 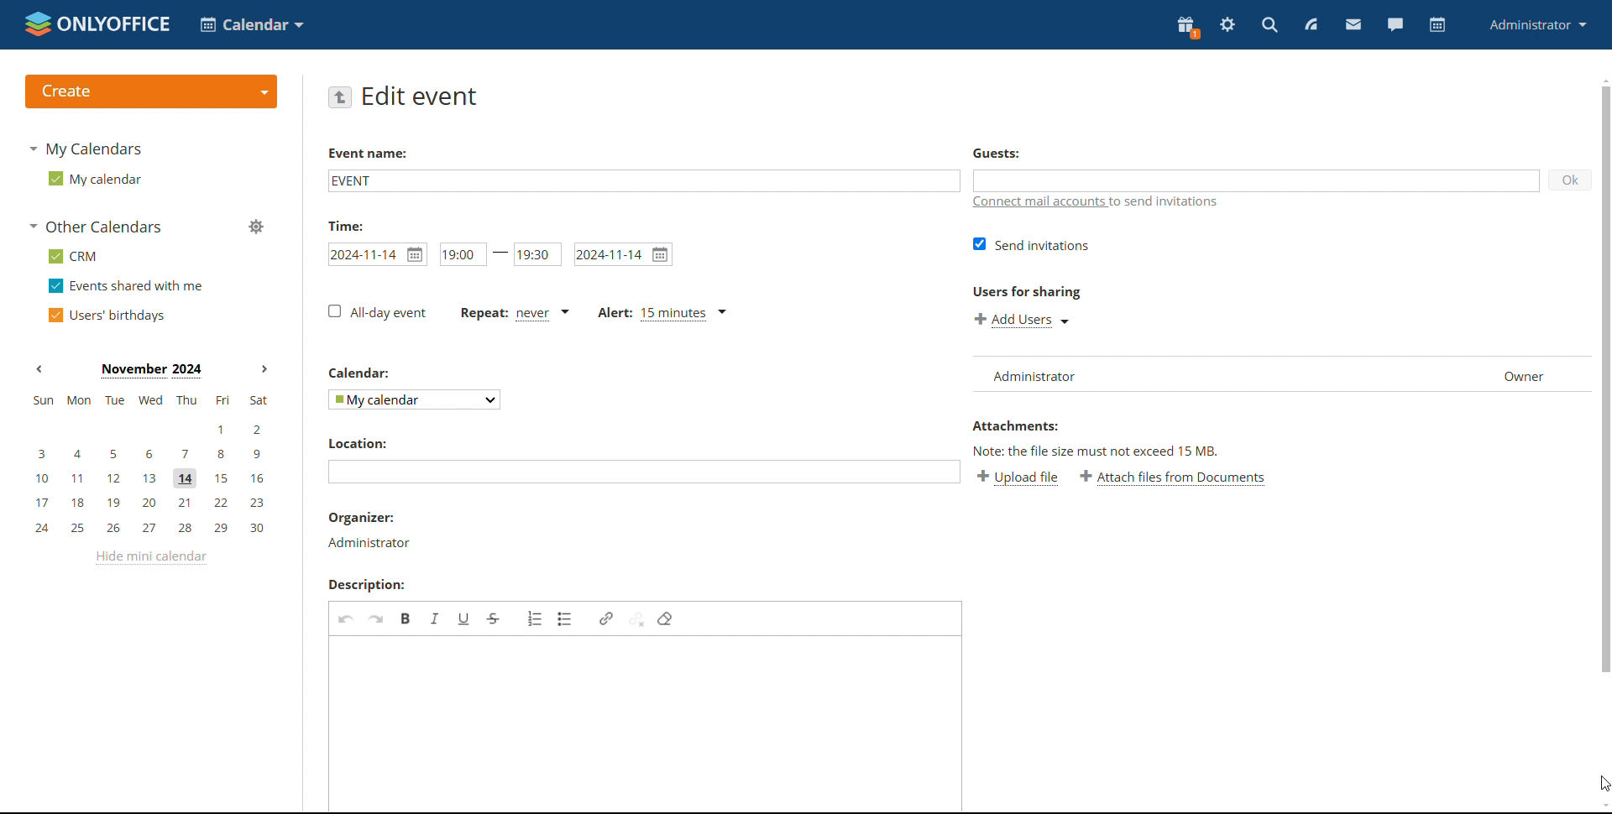 I want to click on -, so click(x=500, y=253).